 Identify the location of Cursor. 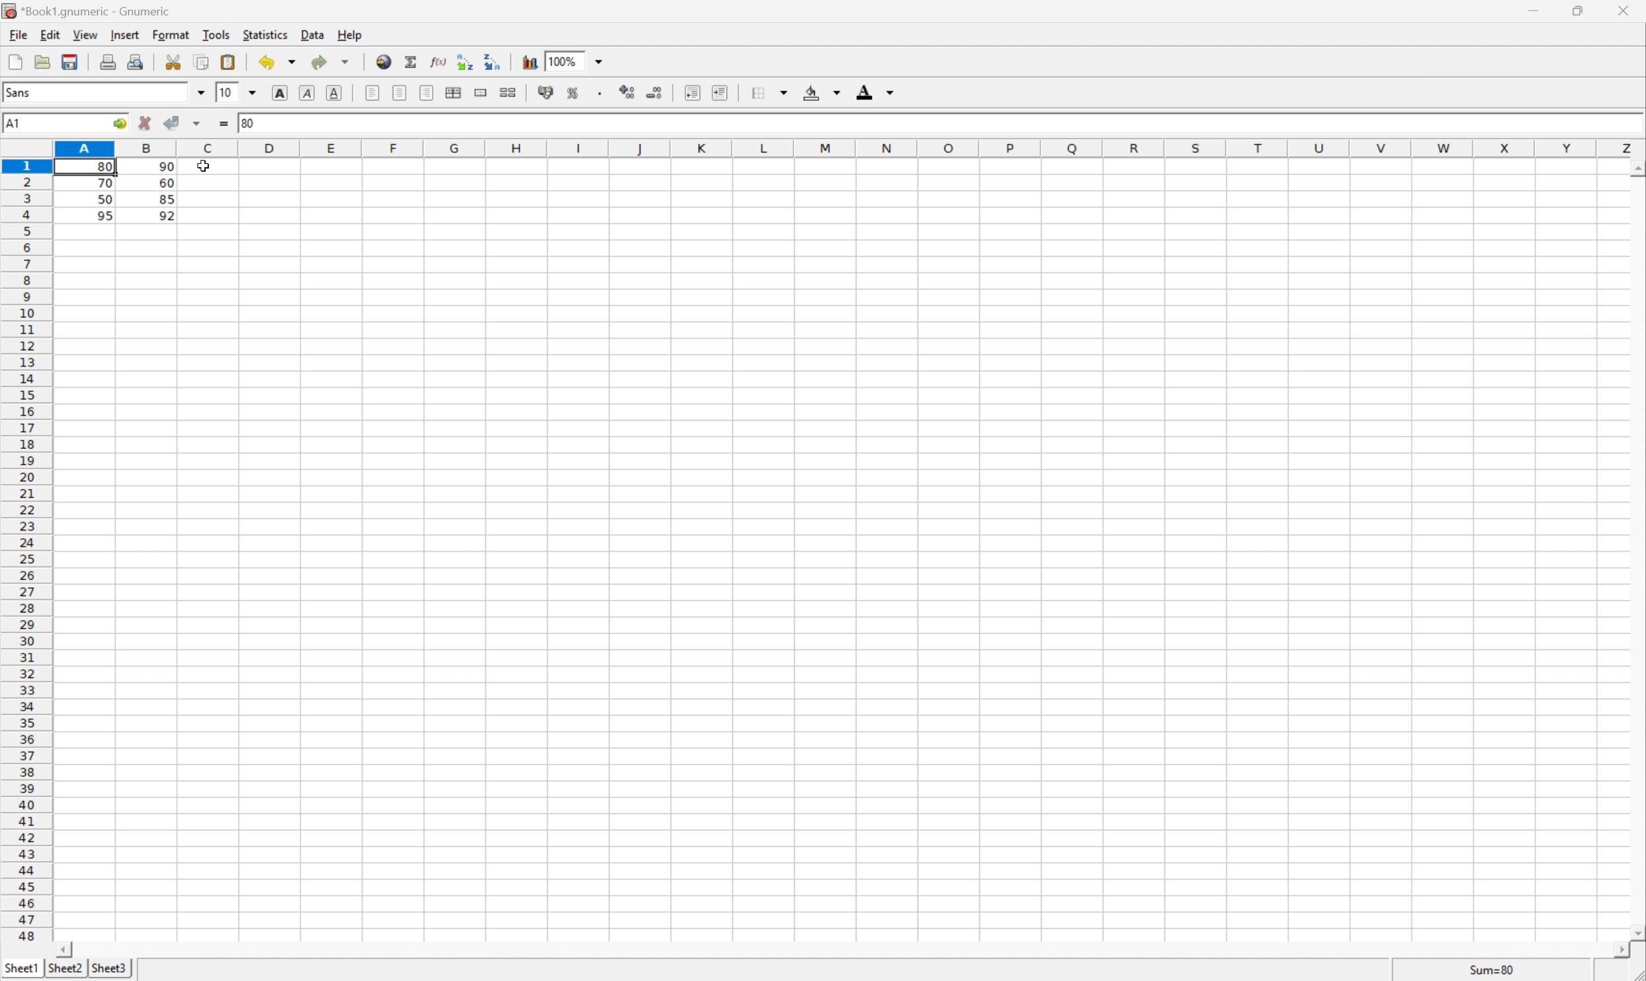
(205, 167).